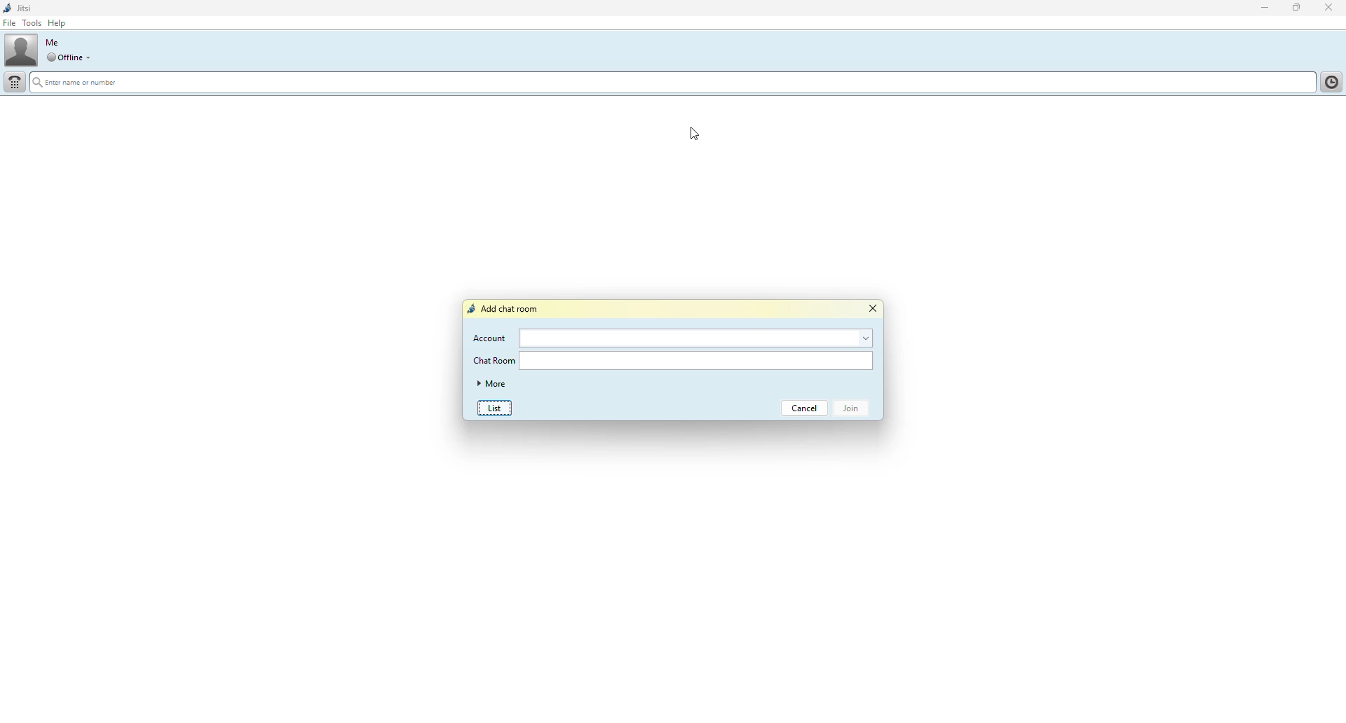 This screenshot has height=723, width=1346. I want to click on close, so click(875, 311).